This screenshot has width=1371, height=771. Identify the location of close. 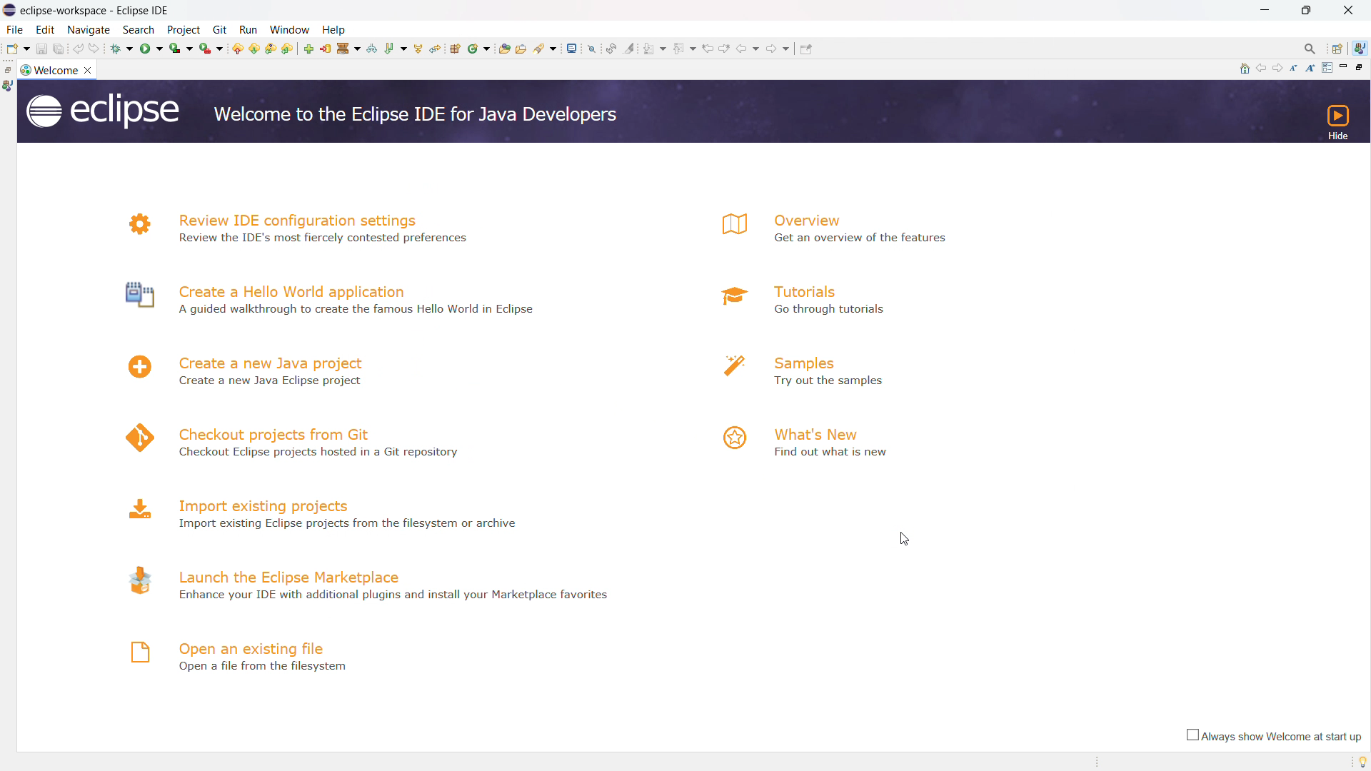
(90, 70).